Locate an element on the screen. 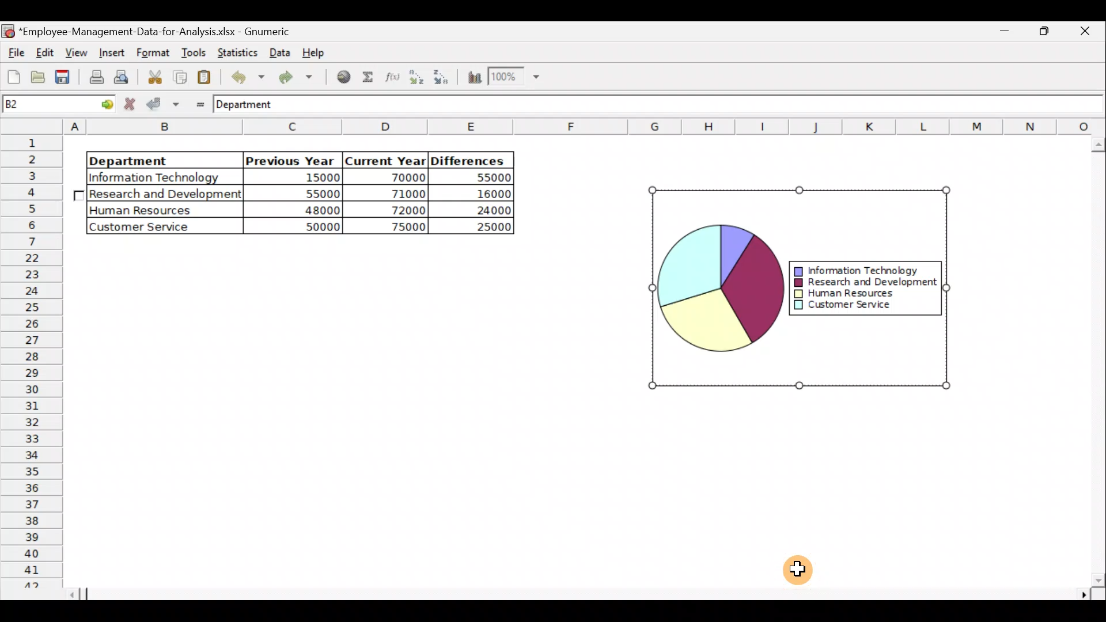 The height and width of the screenshot is (622, 1106). Research and Development is located at coordinates (166, 195).